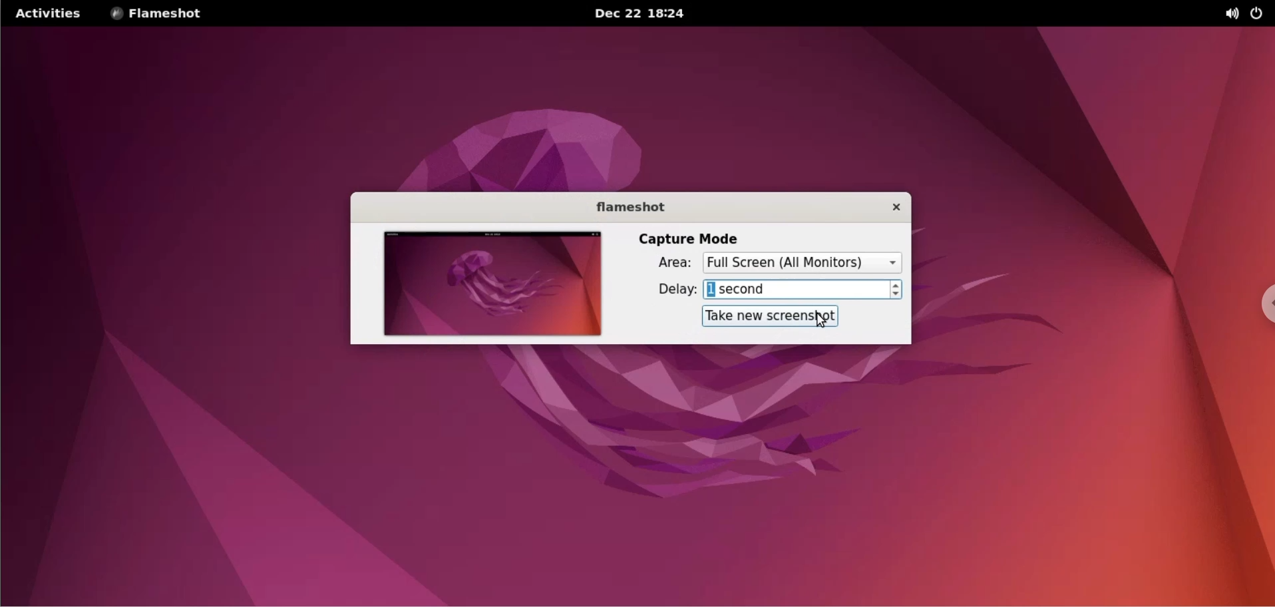  What do you see at coordinates (899, 290) in the screenshot?
I see `increment or decrement delay` at bounding box center [899, 290].